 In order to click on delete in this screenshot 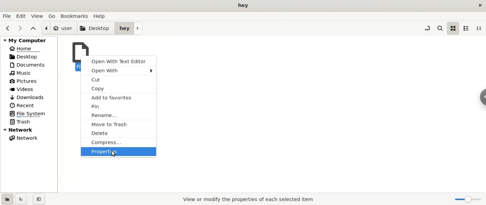, I will do `click(119, 133)`.